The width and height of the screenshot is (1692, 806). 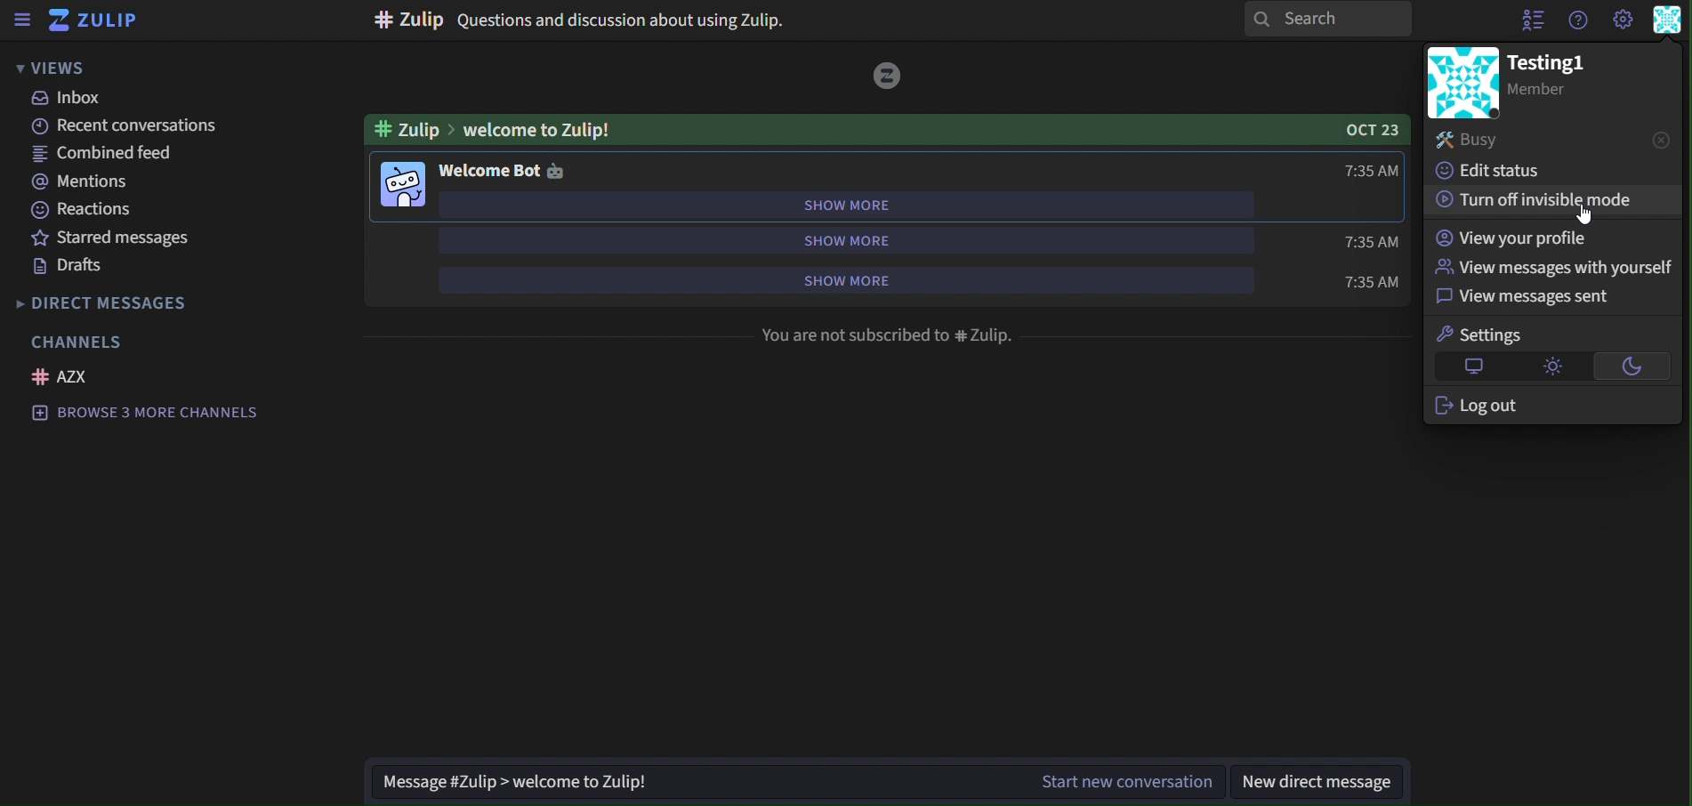 What do you see at coordinates (70, 69) in the screenshot?
I see `views` at bounding box center [70, 69].